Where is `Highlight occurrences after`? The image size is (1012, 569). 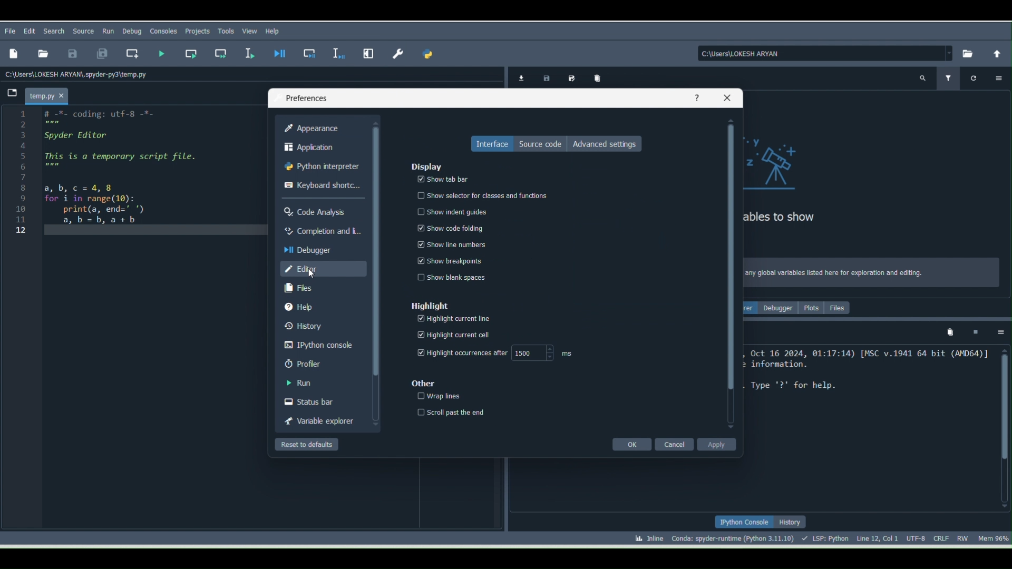 Highlight occurrences after is located at coordinates (460, 352).